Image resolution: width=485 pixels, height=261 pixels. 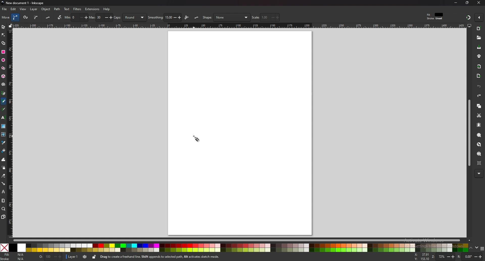 What do you see at coordinates (22, 3) in the screenshot?
I see `title` at bounding box center [22, 3].